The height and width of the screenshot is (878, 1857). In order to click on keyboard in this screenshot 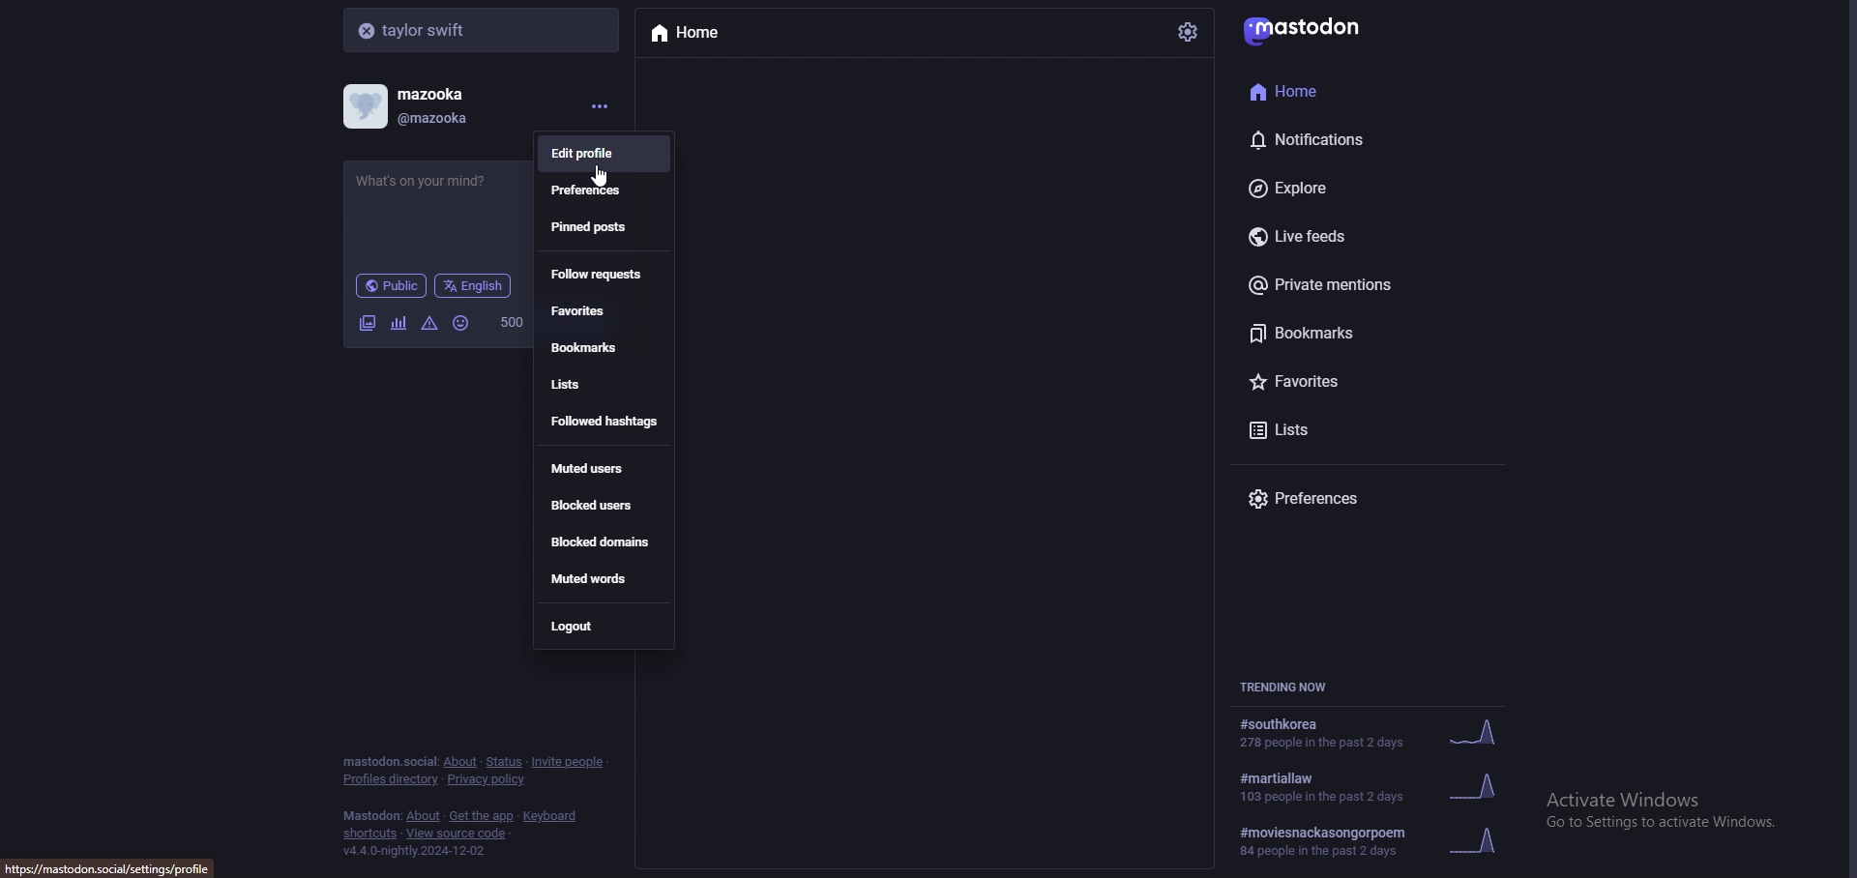, I will do `click(551, 815)`.